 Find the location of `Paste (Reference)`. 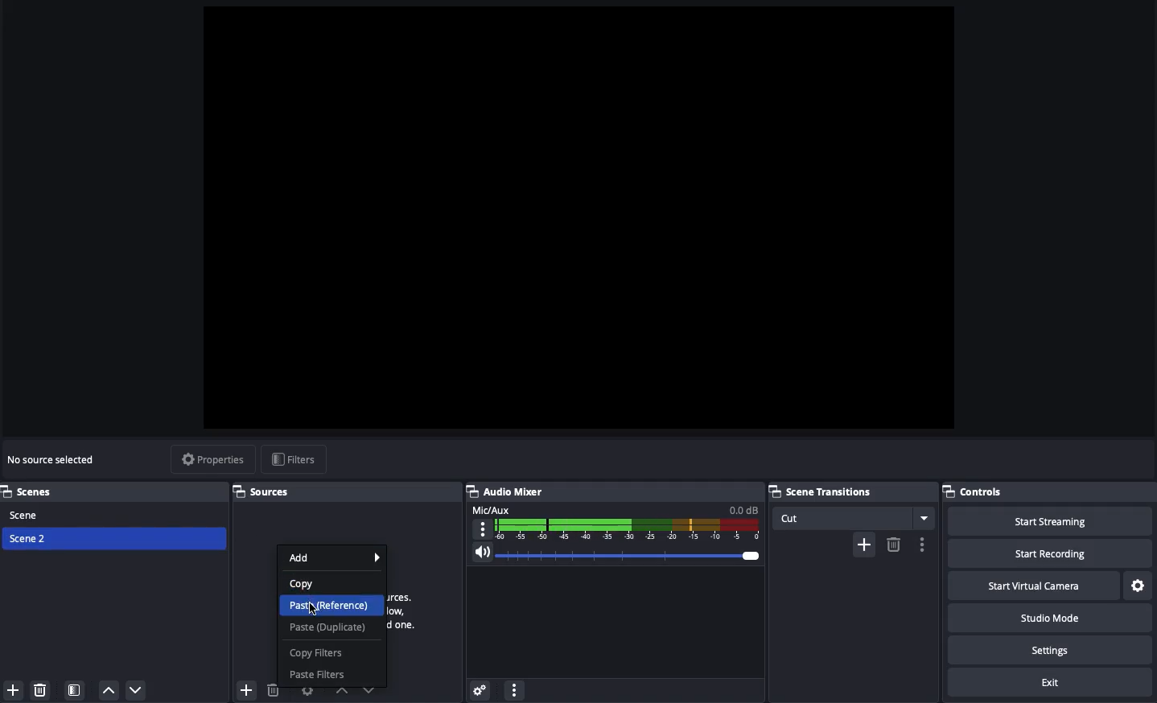

Paste (Reference) is located at coordinates (333, 606).